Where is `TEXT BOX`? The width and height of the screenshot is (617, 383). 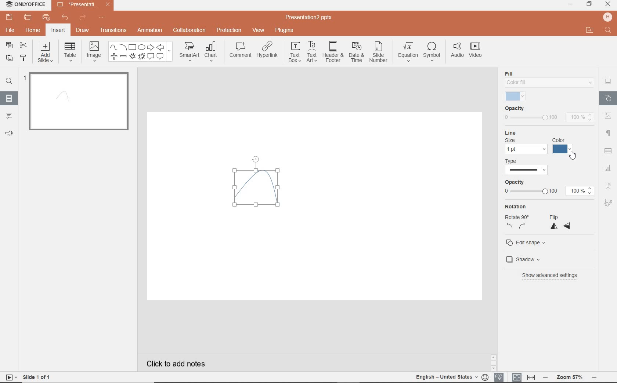 TEXT BOX is located at coordinates (294, 54).